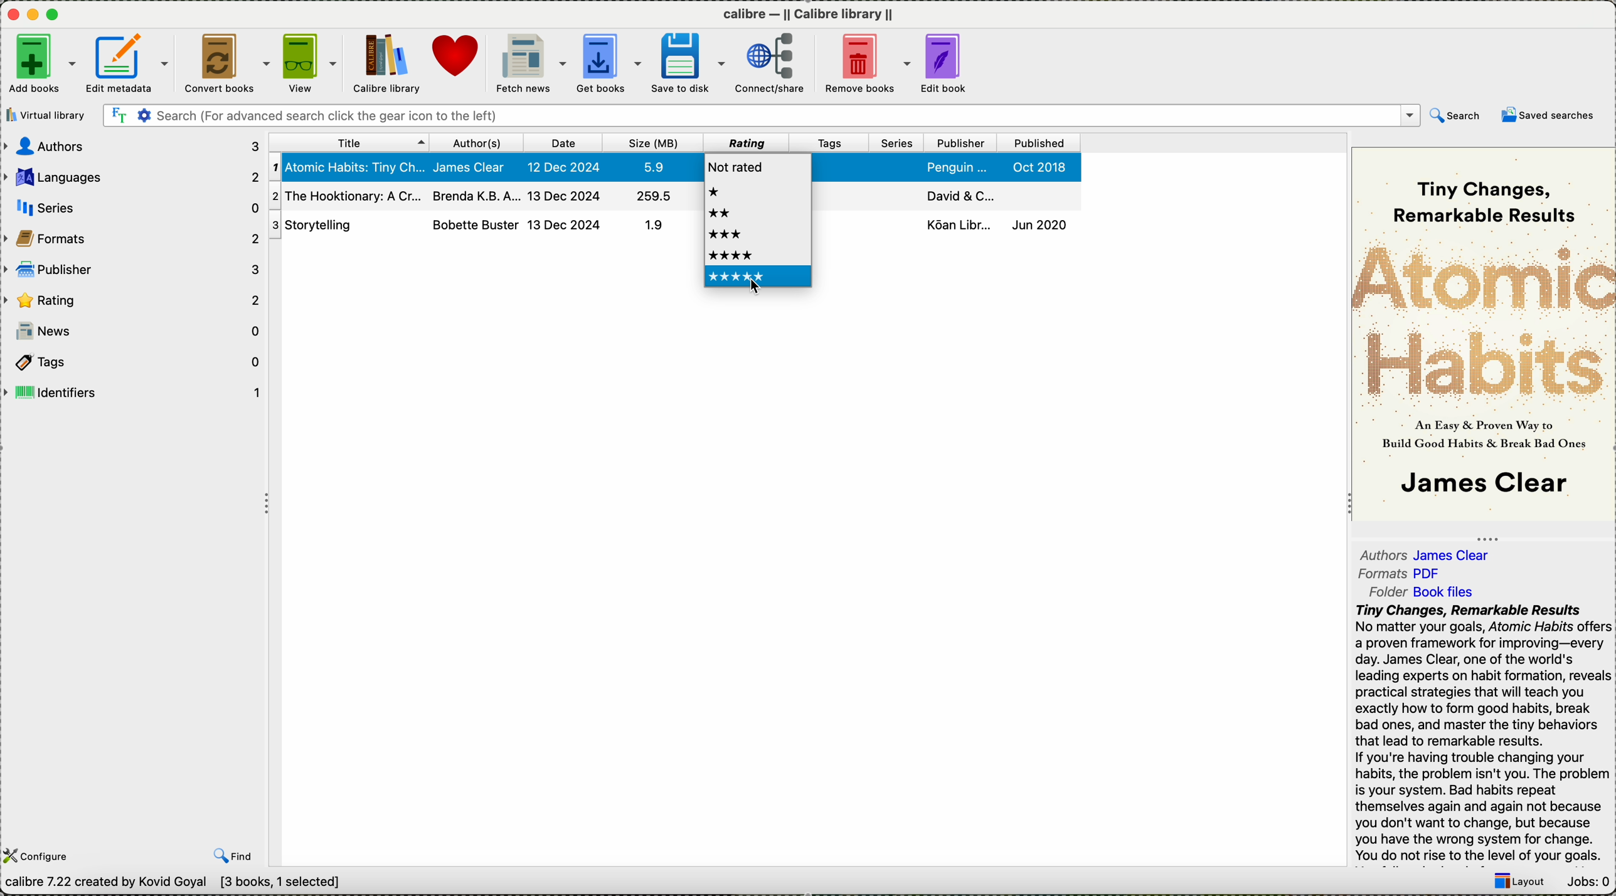  I want to click on PDF, so click(1435, 572).